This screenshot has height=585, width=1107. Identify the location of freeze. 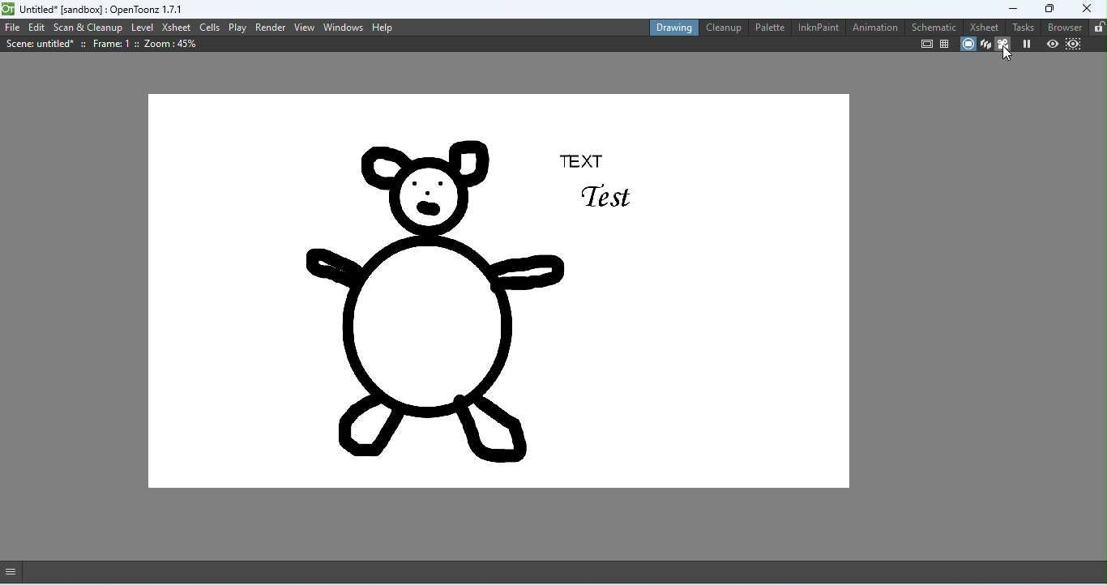
(1027, 45).